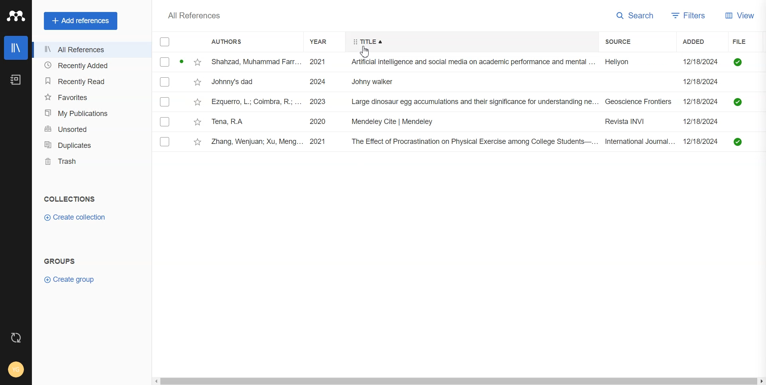  I want to click on Cursor, so click(366, 51).